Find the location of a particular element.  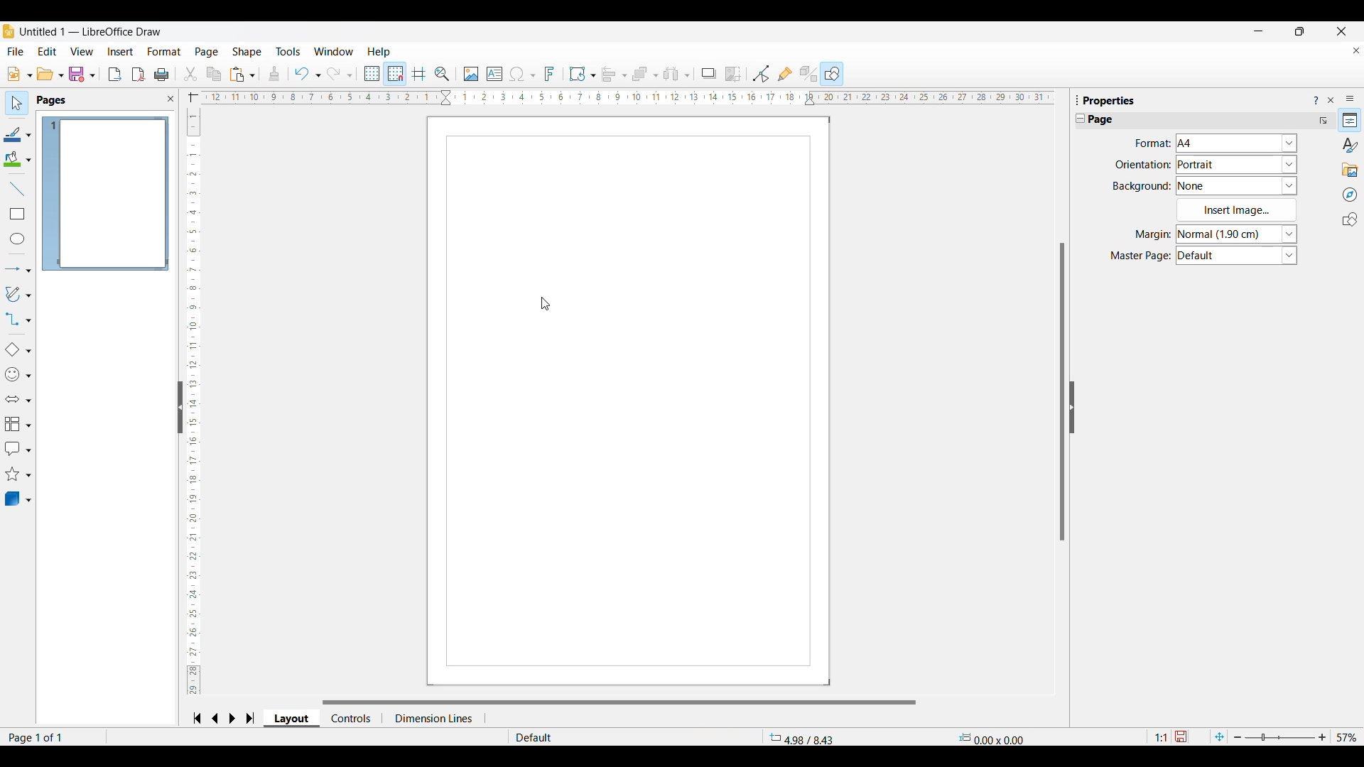

Export is located at coordinates (115, 75).